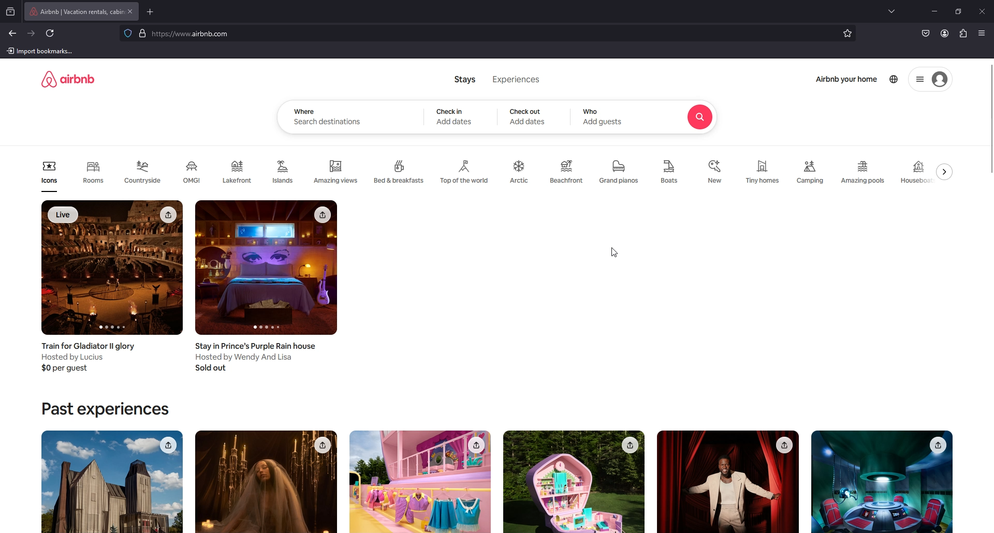 The height and width of the screenshot is (533, 994). I want to click on image, so click(881, 482).